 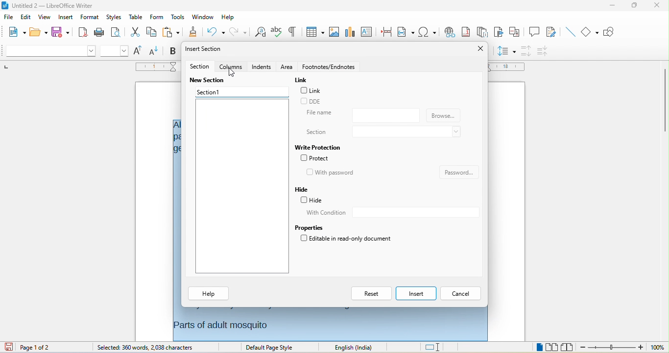 I want to click on protect, so click(x=319, y=158).